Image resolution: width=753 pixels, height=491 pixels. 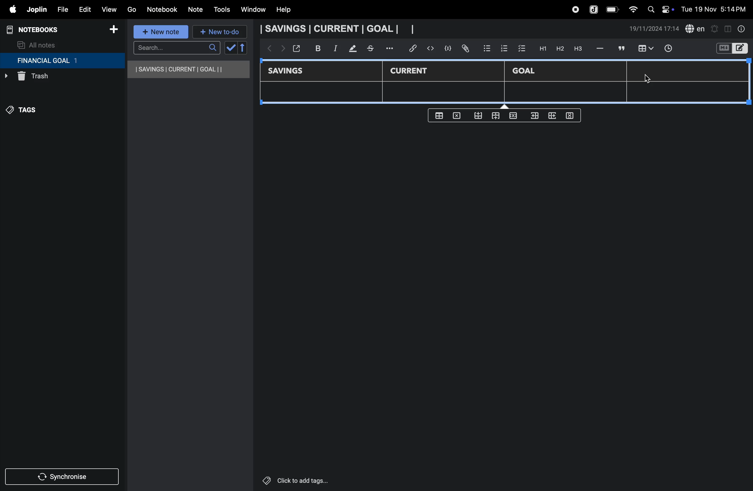 I want to click on bullet list, so click(x=487, y=47).